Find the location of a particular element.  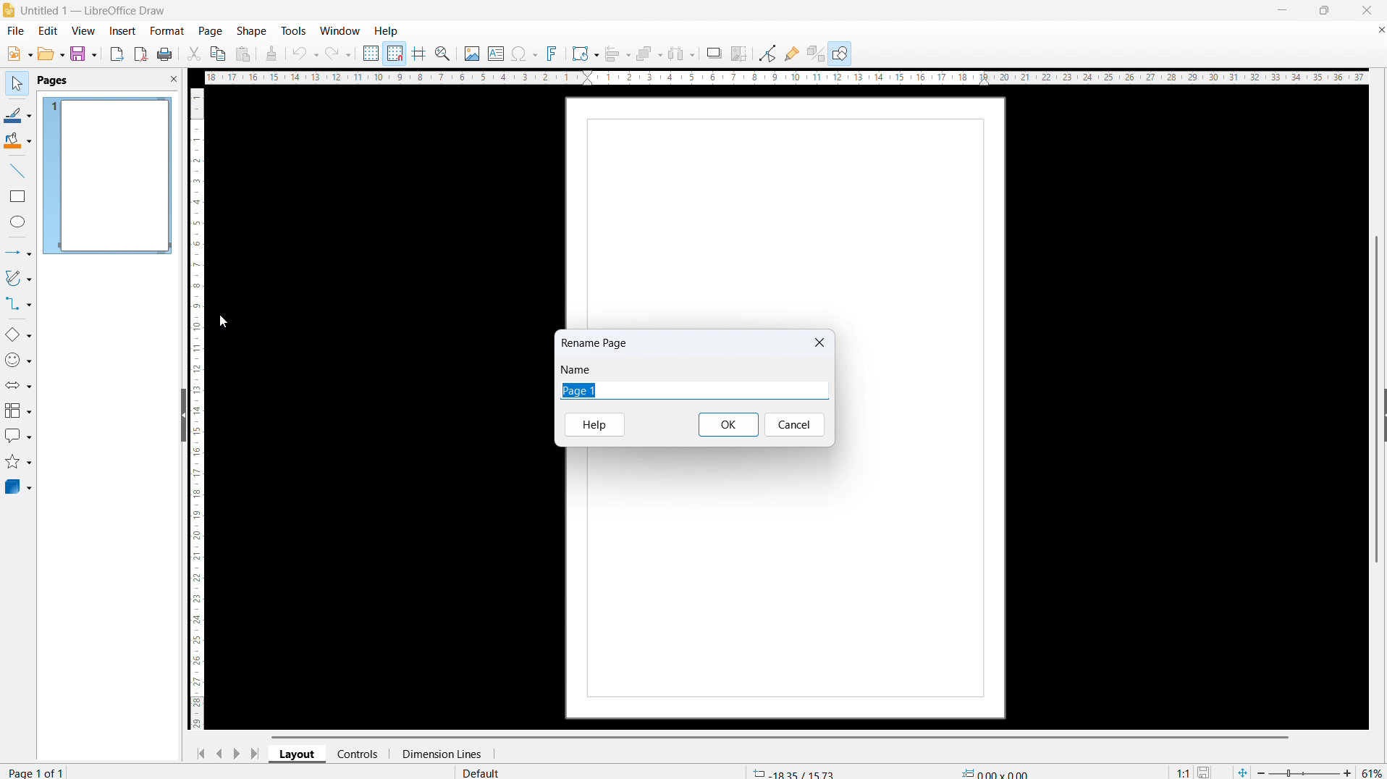

undo is located at coordinates (305, 54).